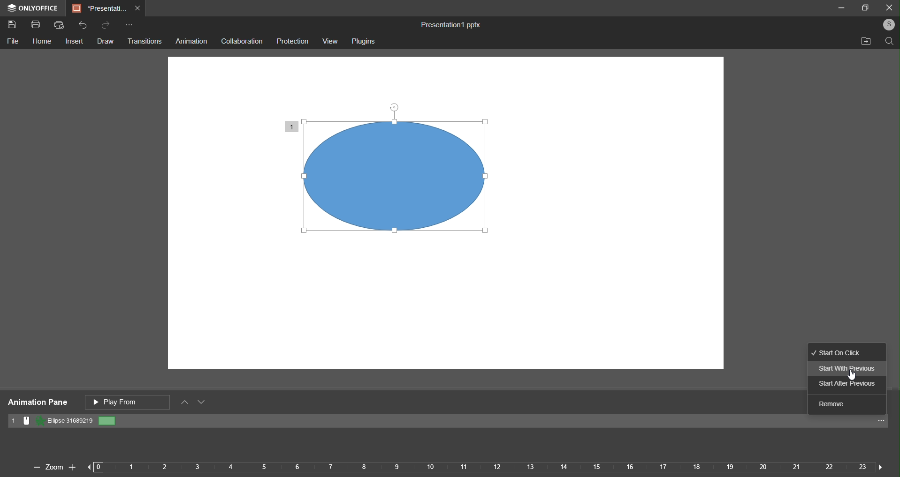 Image resolution: width=900 pixels, height=477 pixels. I want to click on Logo, so click(33, 8).